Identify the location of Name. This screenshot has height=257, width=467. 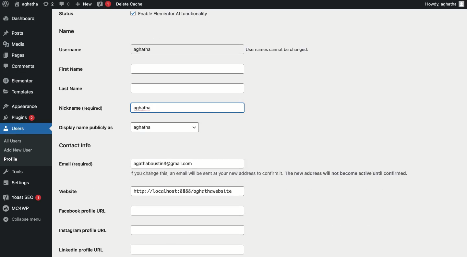
(66, 31).